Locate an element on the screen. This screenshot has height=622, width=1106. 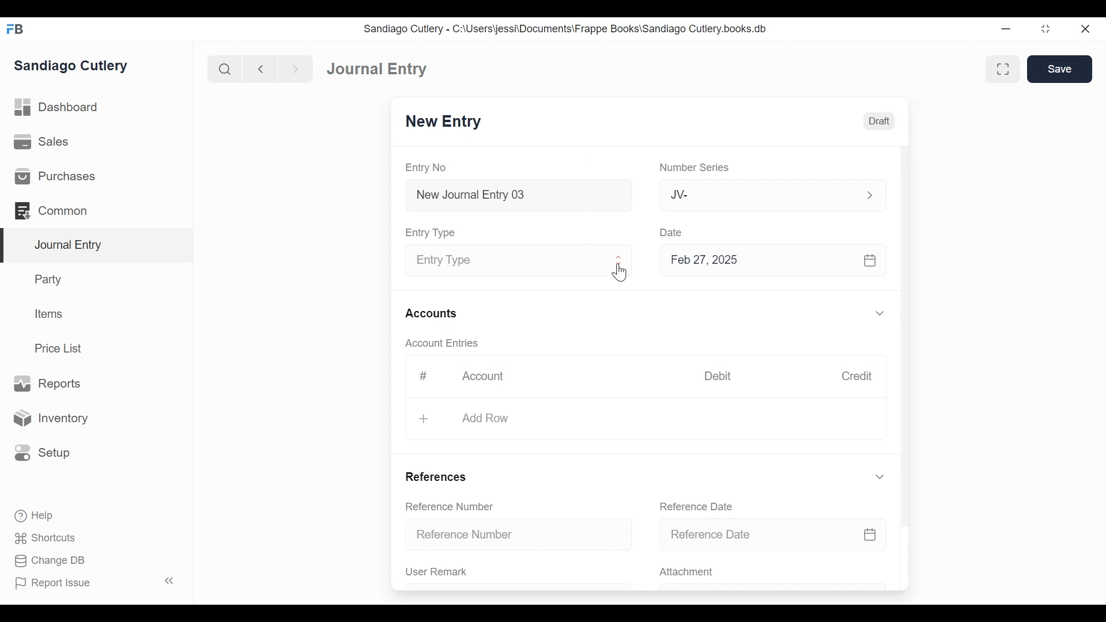
Save is located at coordinates (1061, 69).